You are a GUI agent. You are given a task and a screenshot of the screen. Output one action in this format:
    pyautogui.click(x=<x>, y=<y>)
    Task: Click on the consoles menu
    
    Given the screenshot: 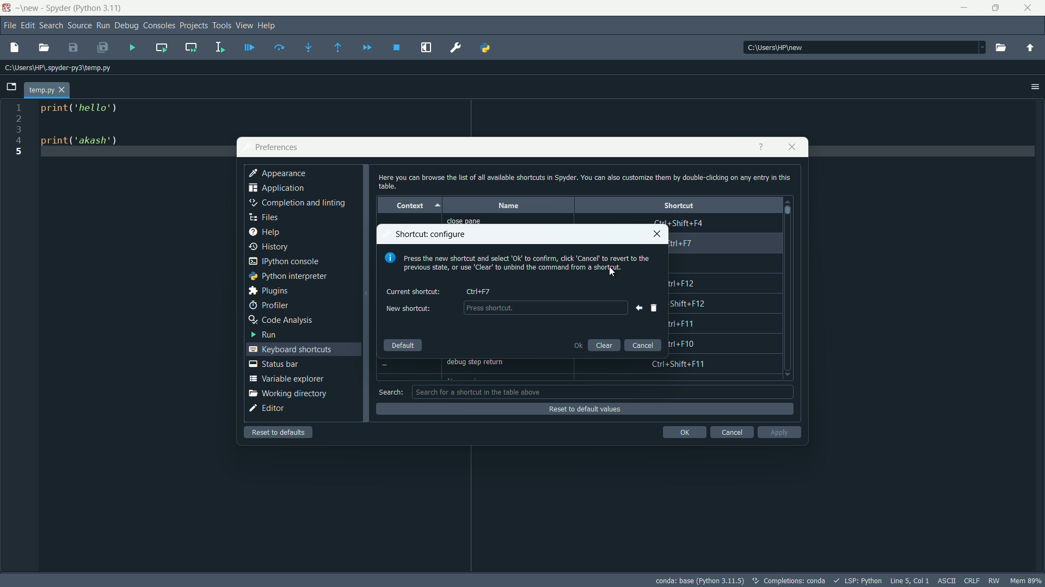 What is the action you would take?
    pyautogui.click(x=159, y=26)
    